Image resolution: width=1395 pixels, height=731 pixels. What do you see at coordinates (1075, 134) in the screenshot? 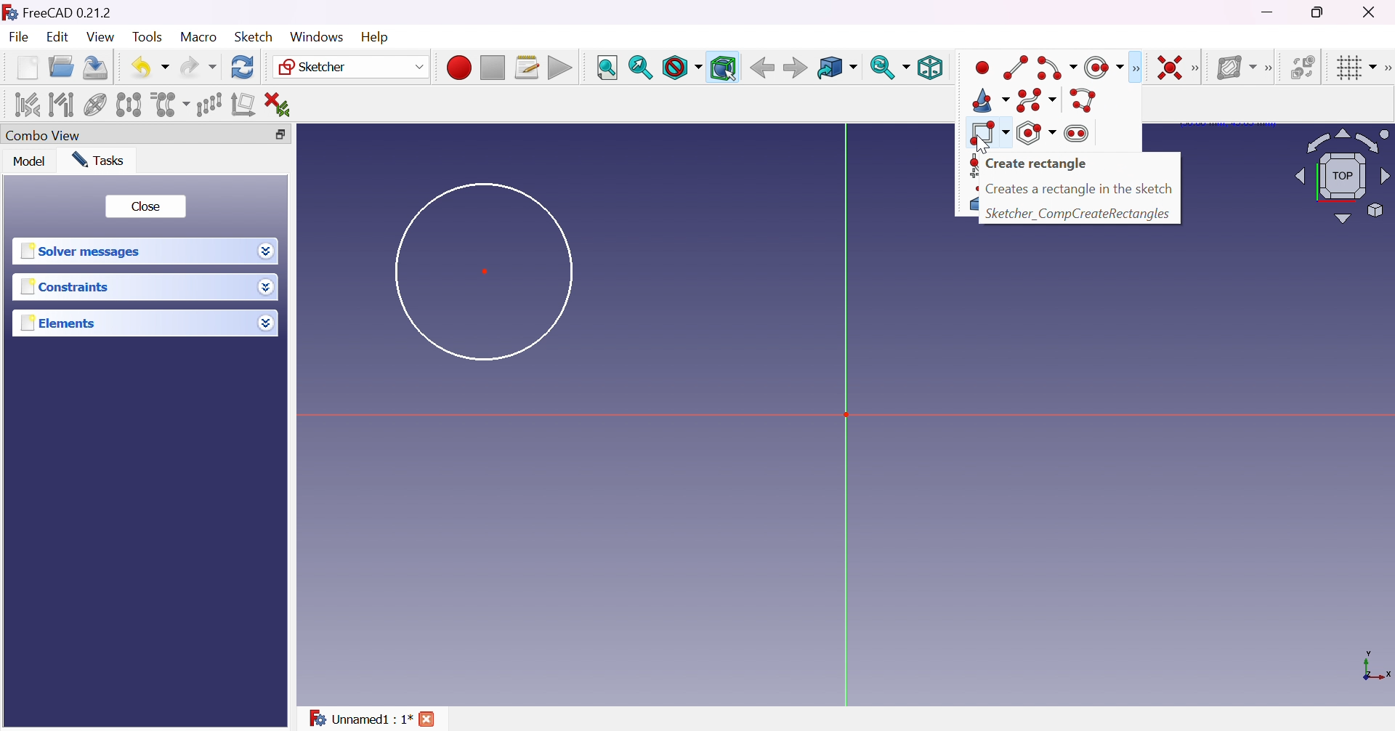
I see `create slot` at bounding box center [1075, 134].